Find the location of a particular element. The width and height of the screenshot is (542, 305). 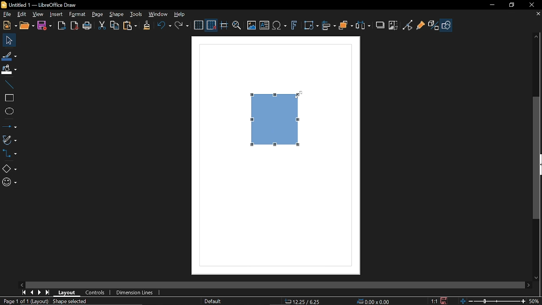

Fill color is located at coordinates (9, 69).